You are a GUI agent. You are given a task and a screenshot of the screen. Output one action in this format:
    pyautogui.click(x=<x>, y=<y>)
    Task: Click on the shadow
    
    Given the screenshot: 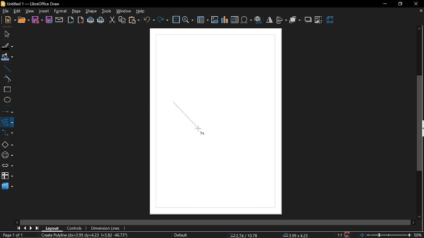 What is the action you would take?
    pyautogui.click(x=309, y=19)
    